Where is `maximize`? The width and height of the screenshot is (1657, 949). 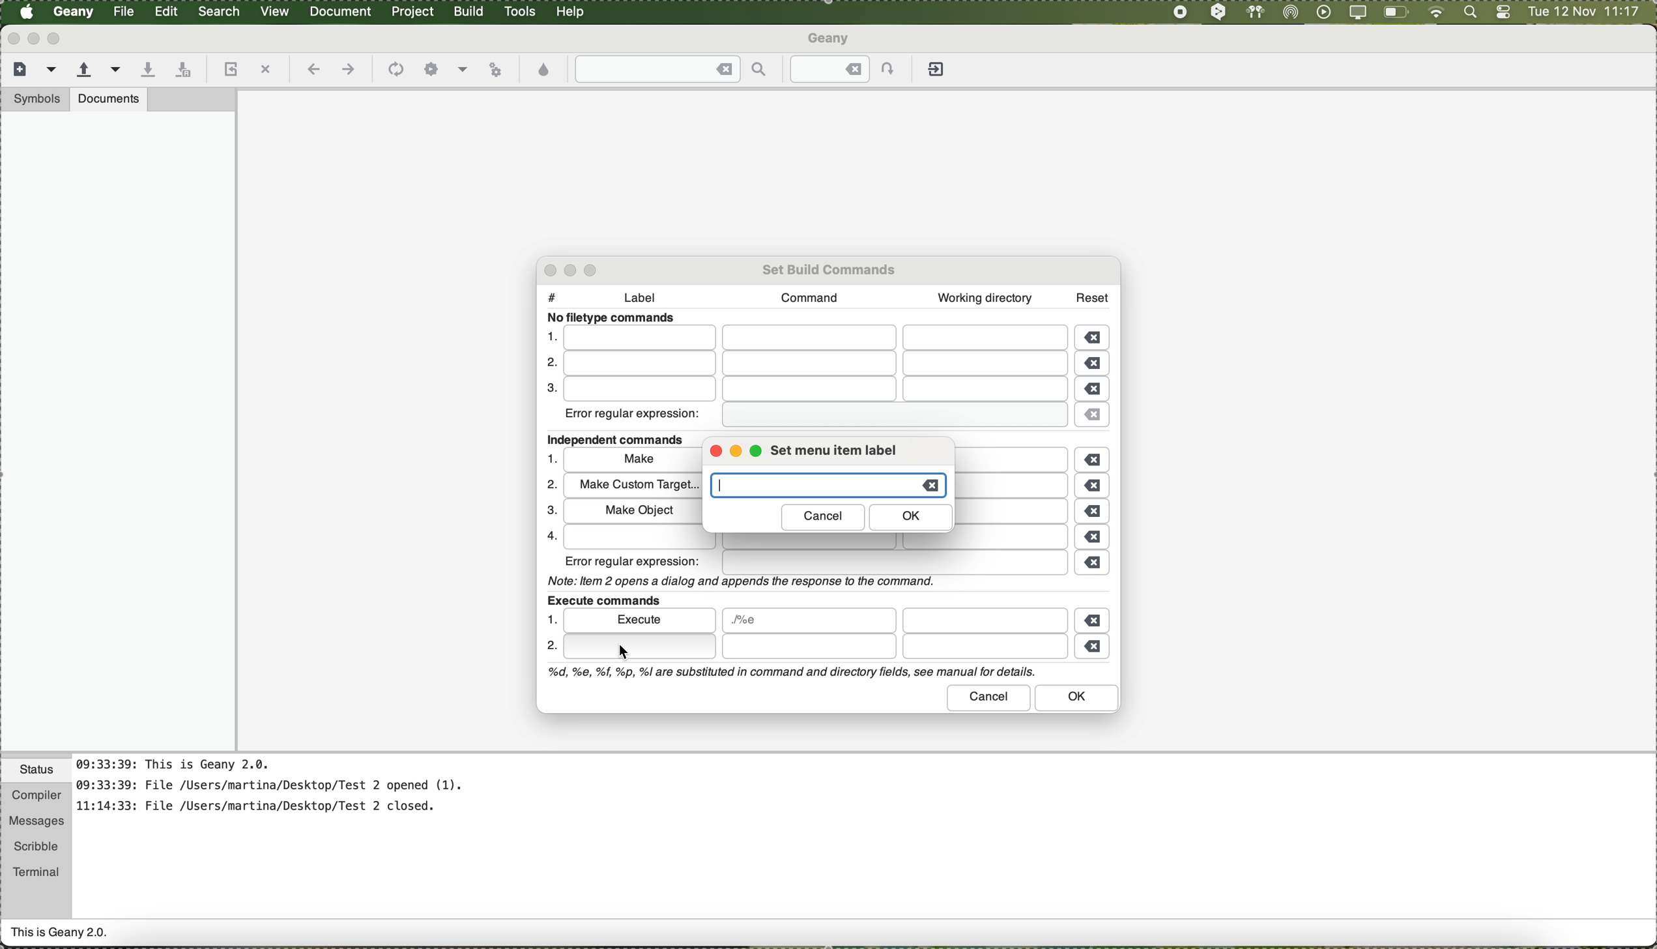
maximize is located at coordinates (594, 269).